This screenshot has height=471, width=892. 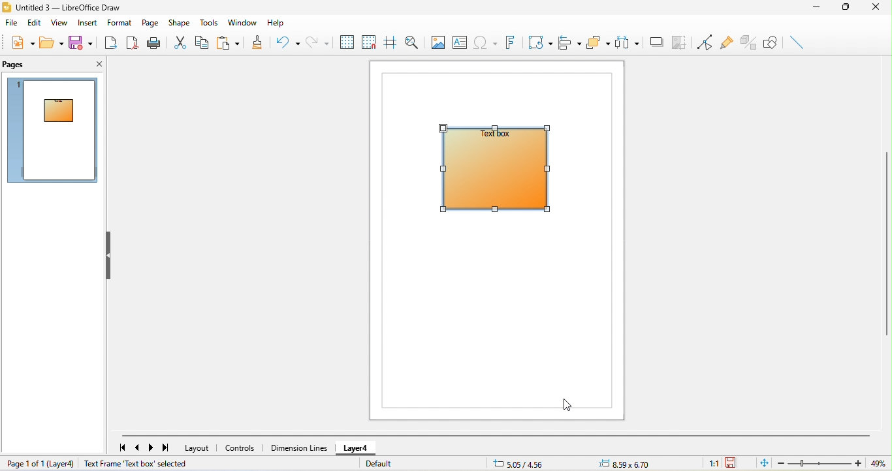 I want to click on file, so click(x=10, y=22).